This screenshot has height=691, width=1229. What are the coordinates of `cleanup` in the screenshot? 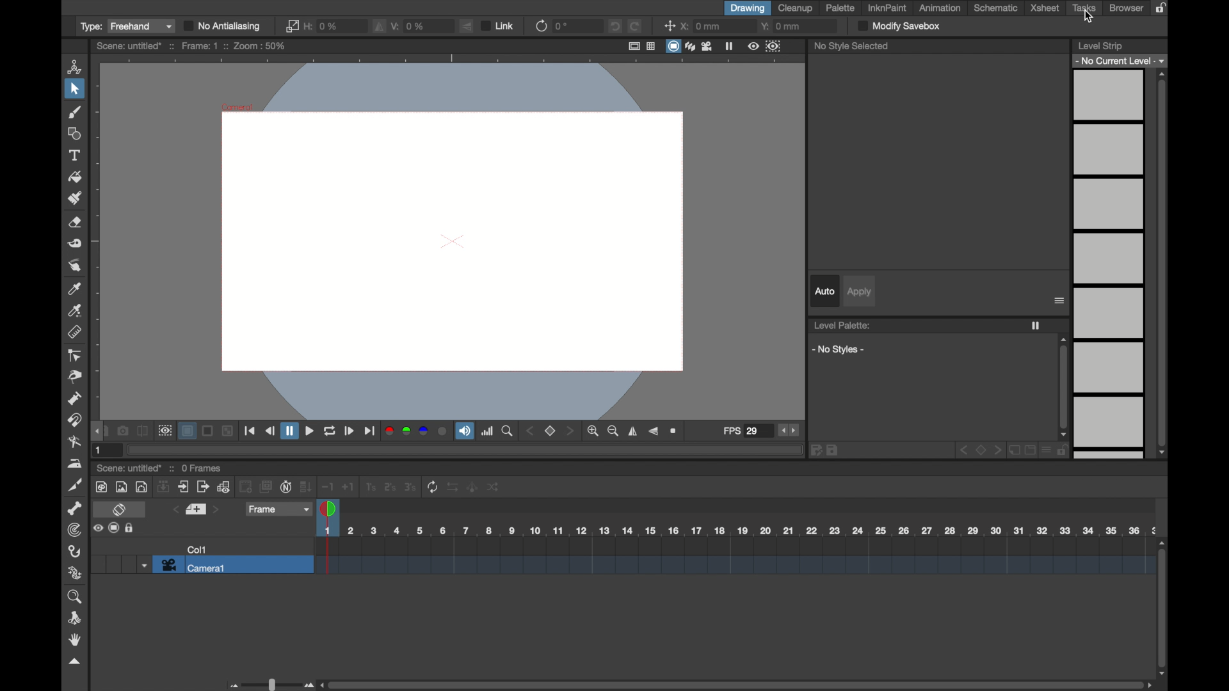 It's located at (798, 8).